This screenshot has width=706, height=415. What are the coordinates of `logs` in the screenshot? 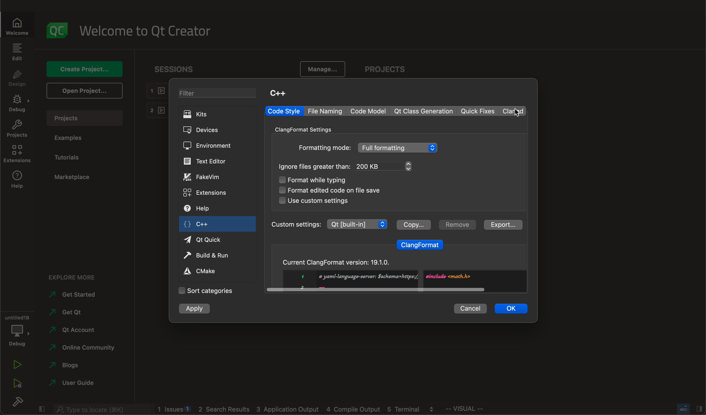 It's located at (296, 410).